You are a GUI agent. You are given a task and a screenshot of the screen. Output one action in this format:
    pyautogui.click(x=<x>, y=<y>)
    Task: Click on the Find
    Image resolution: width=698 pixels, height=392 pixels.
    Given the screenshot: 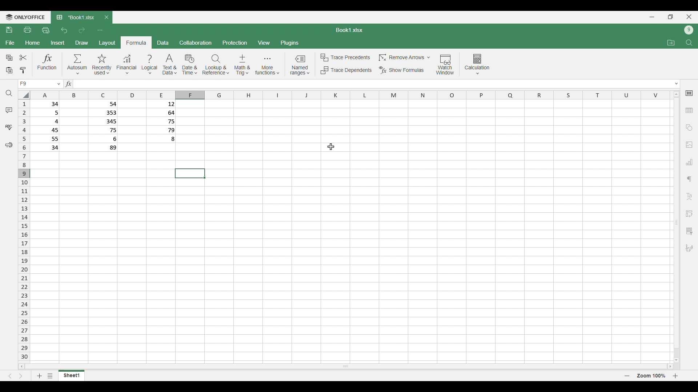 What is the action you would take?
    pyautogui.click(x=9, y=93)
    